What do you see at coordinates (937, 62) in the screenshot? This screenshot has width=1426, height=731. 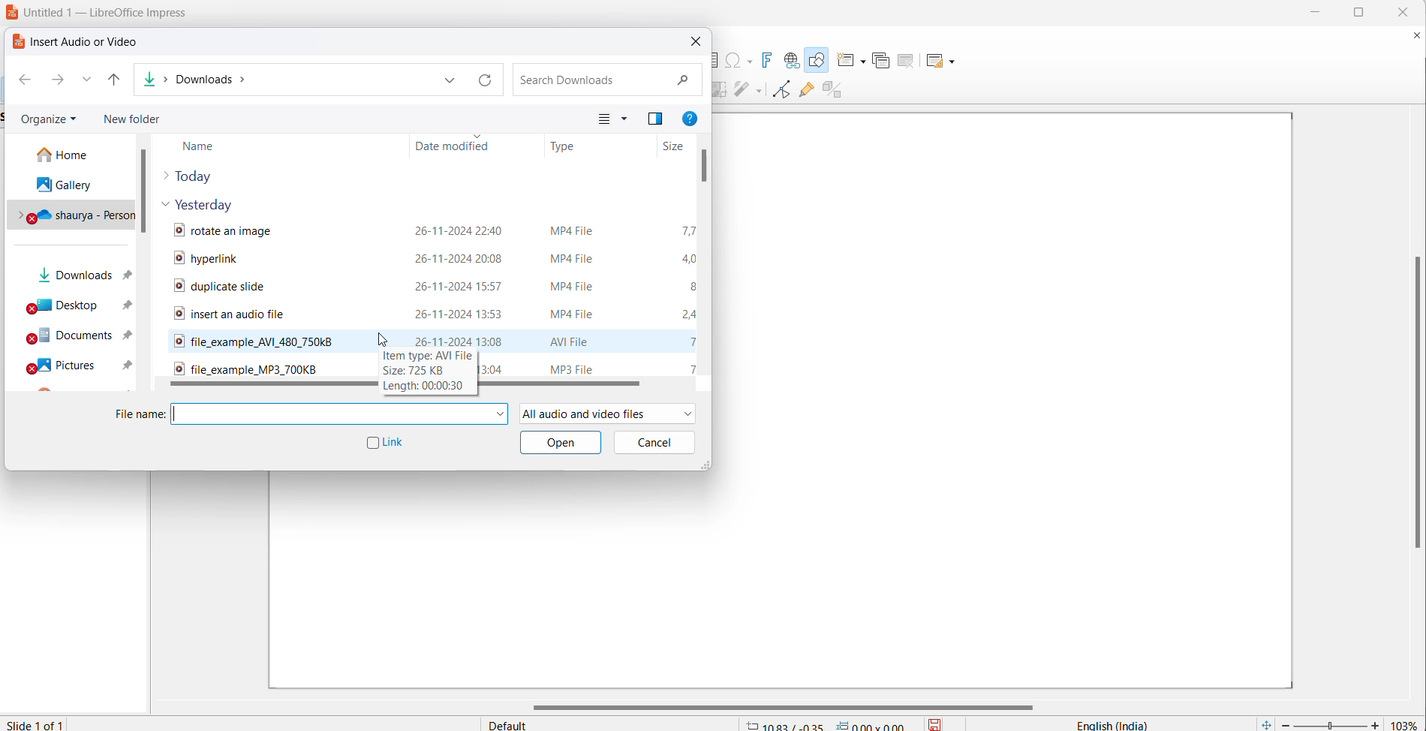 I see `slide layout` at bounding box center [937, 62].